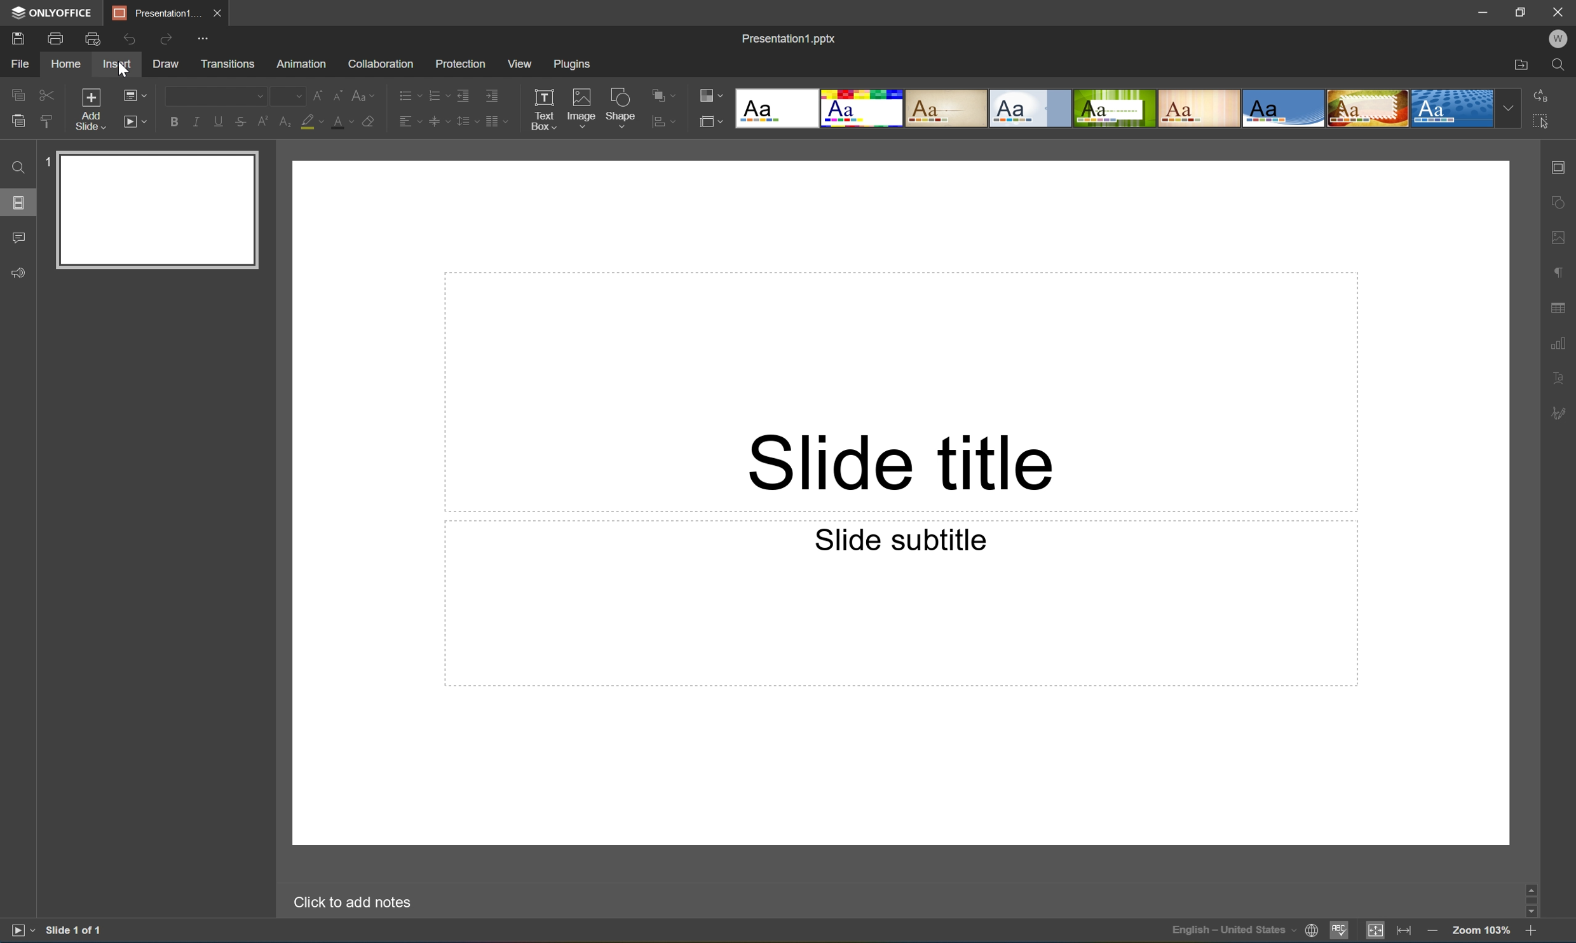 The image size is (1576, 943). Describe the element at coordinates (20, 239) in the screenshot. I see `Comment` at that location.